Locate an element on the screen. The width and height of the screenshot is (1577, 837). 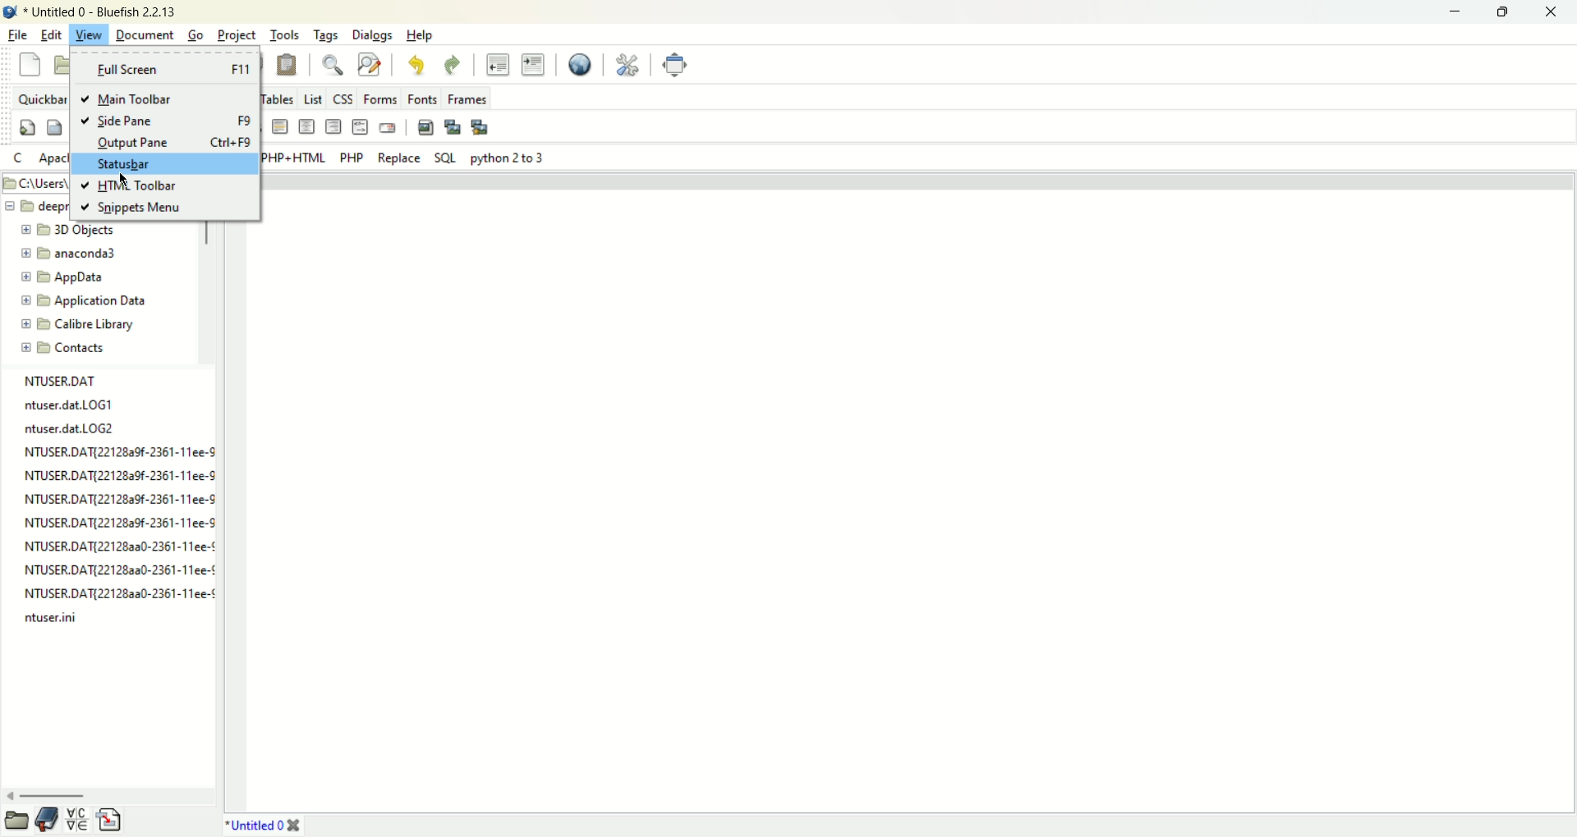
file browser is located at coordinates (18, 822).